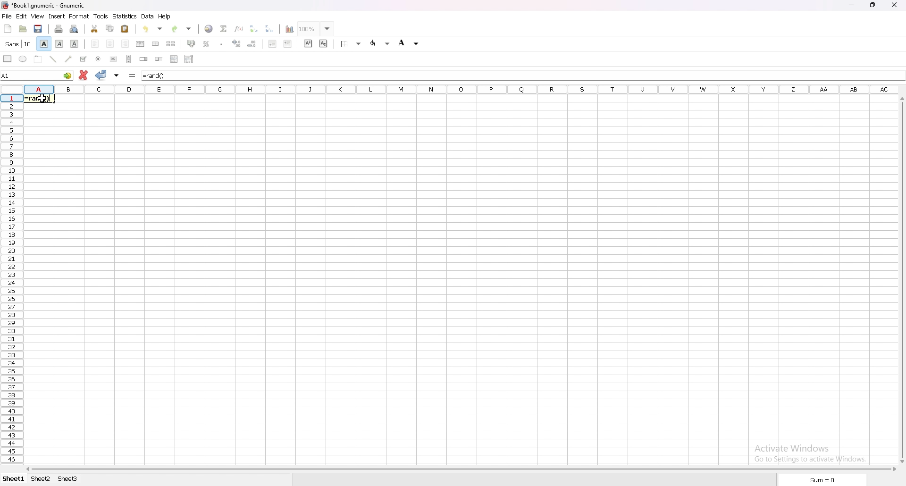 The height and width of the screenshot is (486, 906). What do you see at coordinates (323, 43) in the screenshot?
I see `subscript` at bounding box center [323, 43].